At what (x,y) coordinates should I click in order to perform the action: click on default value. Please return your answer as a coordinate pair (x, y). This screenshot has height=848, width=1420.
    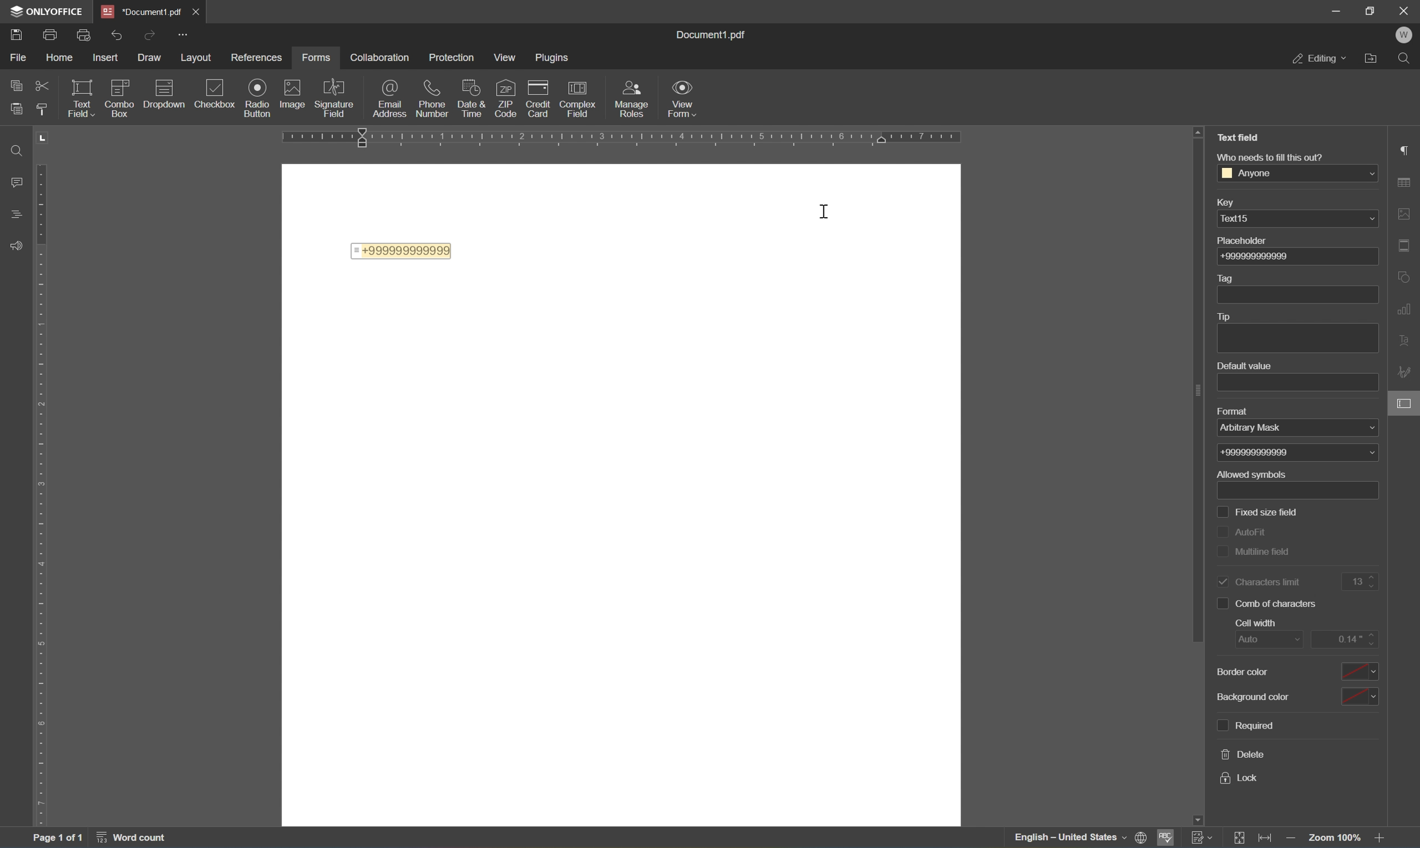
    Looking at the image, I should click on (1247, 366).